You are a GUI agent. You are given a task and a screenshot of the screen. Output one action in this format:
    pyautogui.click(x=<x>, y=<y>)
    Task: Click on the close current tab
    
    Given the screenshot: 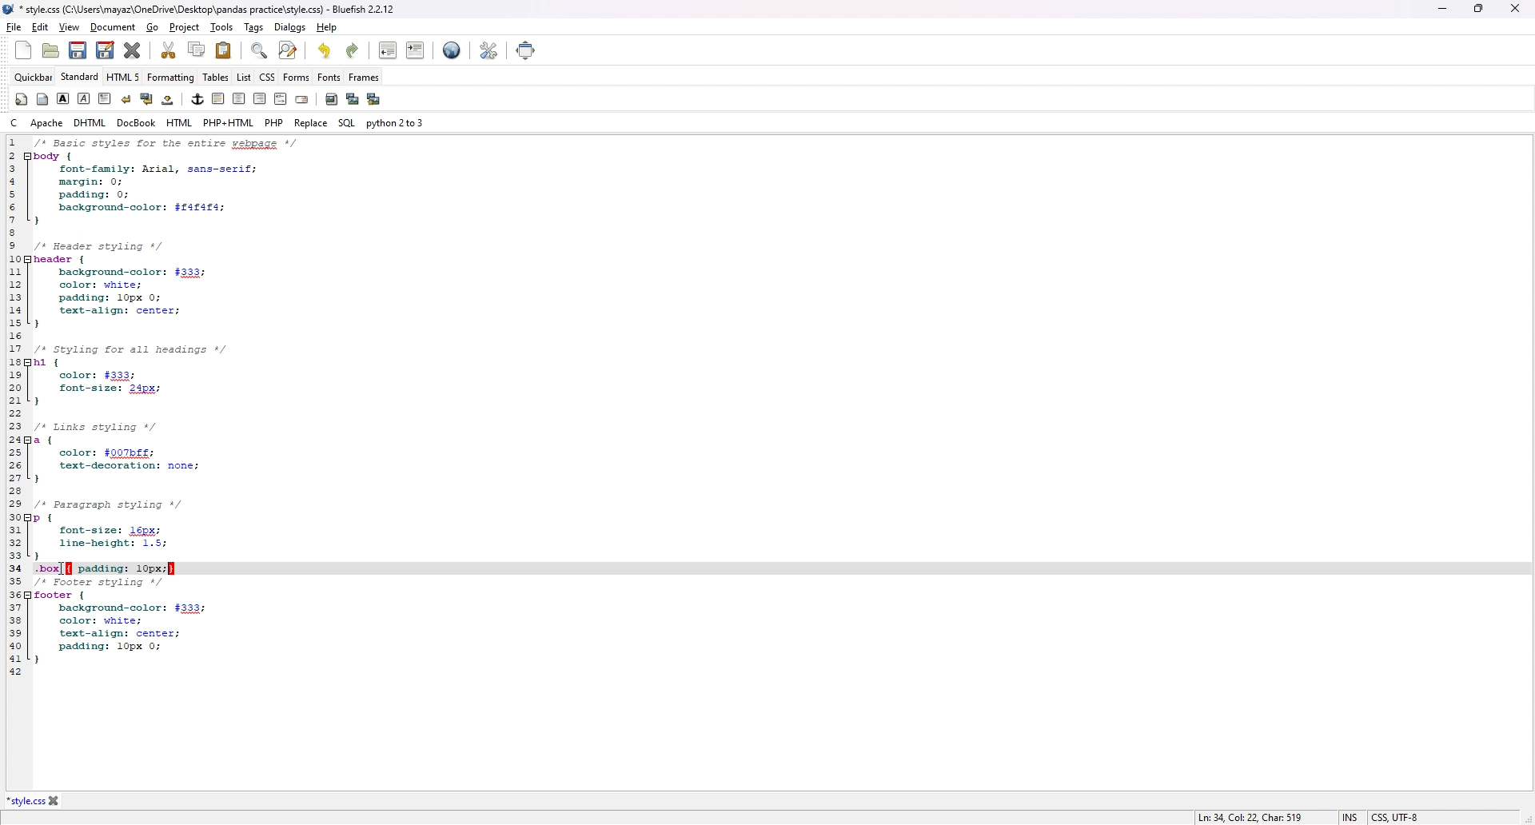 What is the action you would take?
    pyautogui.click(x=133, y=50)
    